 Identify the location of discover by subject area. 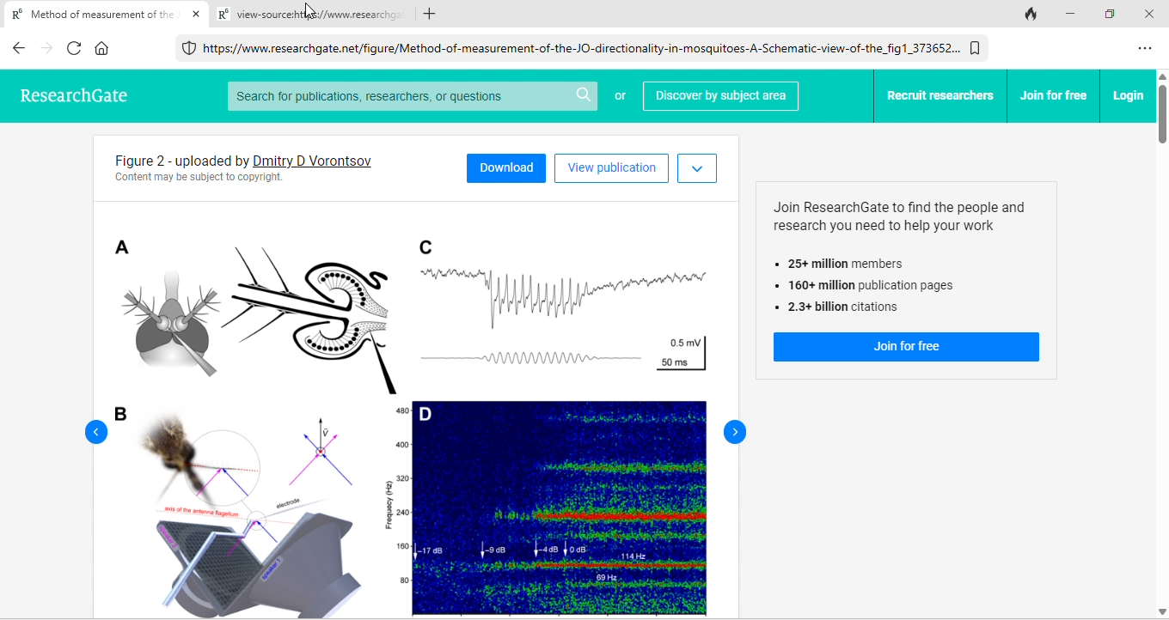
(721, 95).